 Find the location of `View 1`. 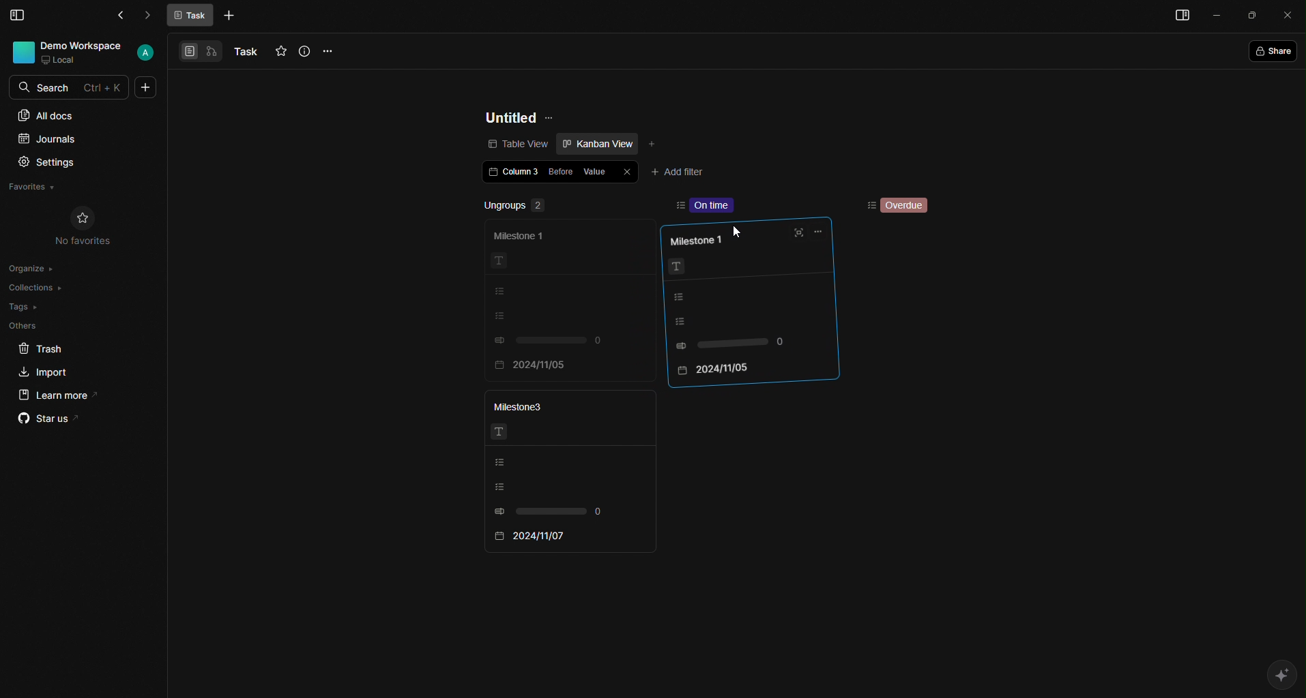

View 1 is located at coordinates (186, 50).